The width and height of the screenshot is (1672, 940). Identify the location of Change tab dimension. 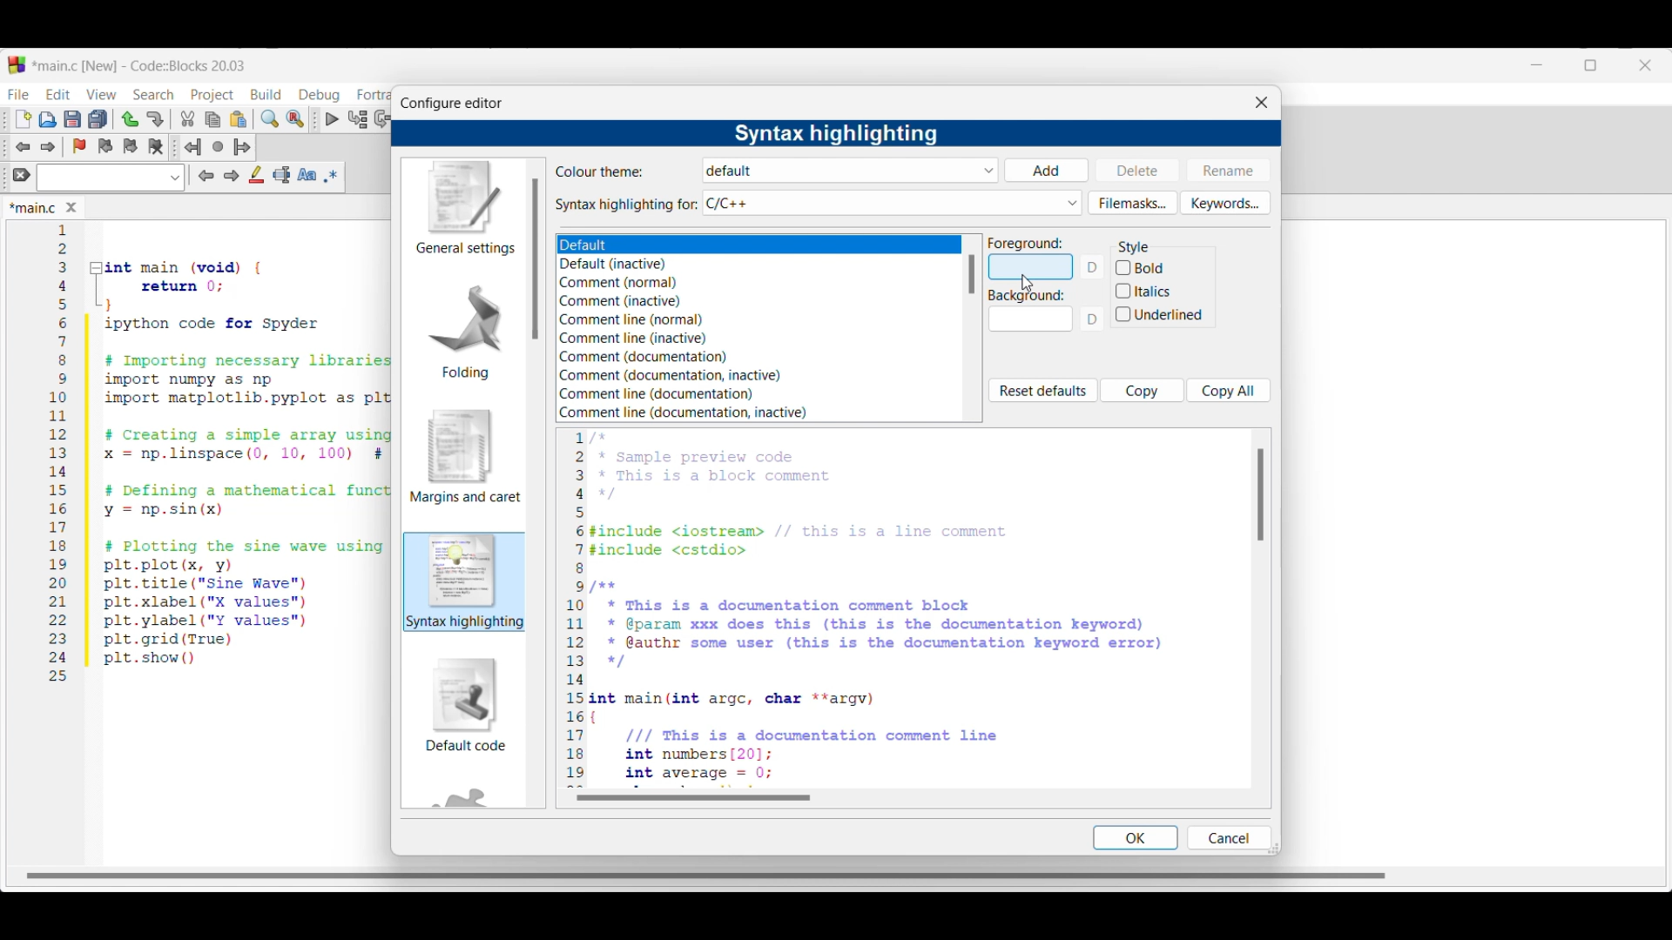
(1591, 65).